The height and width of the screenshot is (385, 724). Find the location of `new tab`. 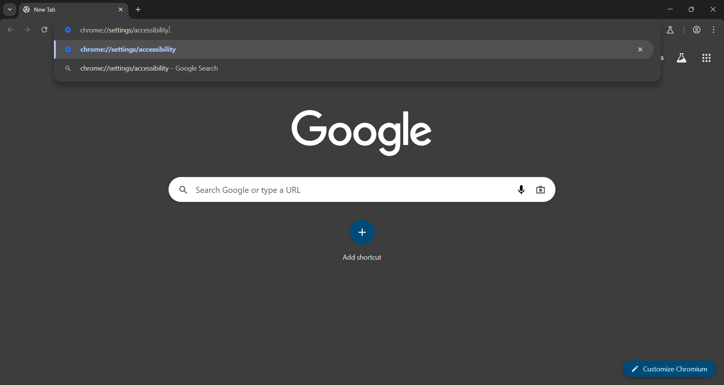

new tab is located at coordinates (138, 9).